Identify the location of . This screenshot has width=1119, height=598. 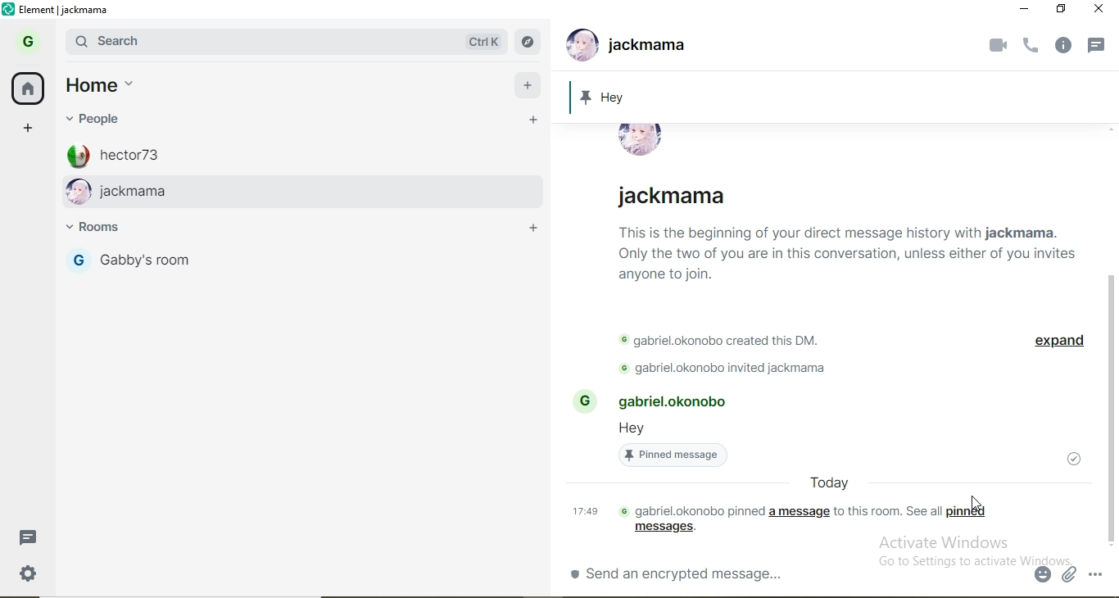
(1058, 342).